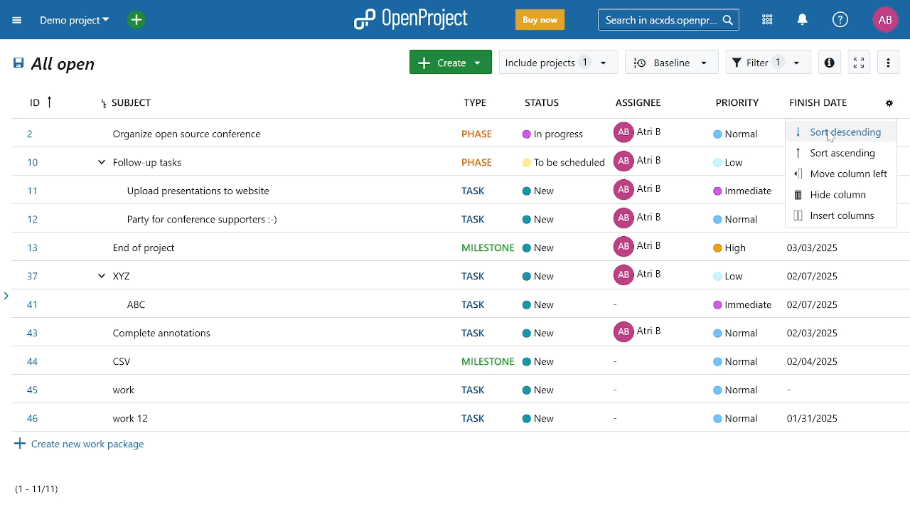 This screenshot has width=910, height=512. I want to click on current project, so click(73, 21).